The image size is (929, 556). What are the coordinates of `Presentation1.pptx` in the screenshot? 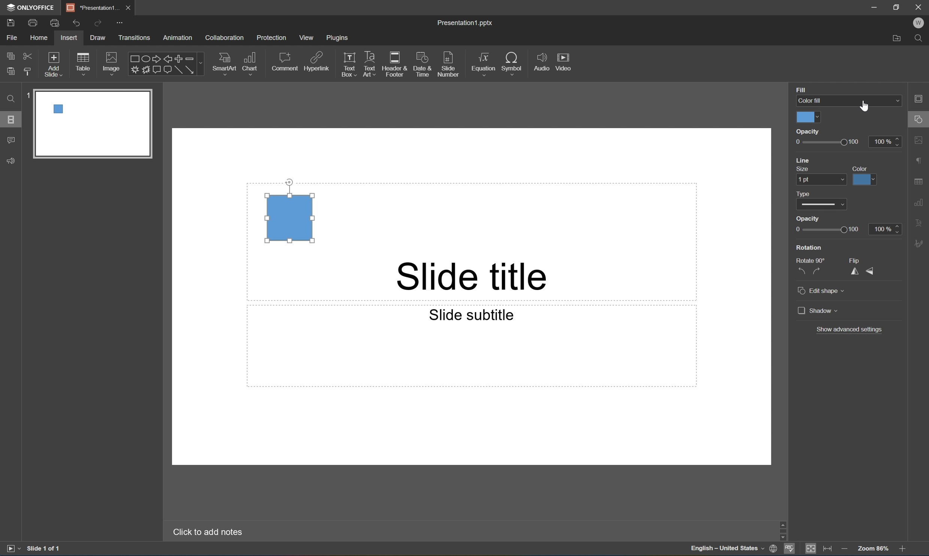 It's located at (466, 24).